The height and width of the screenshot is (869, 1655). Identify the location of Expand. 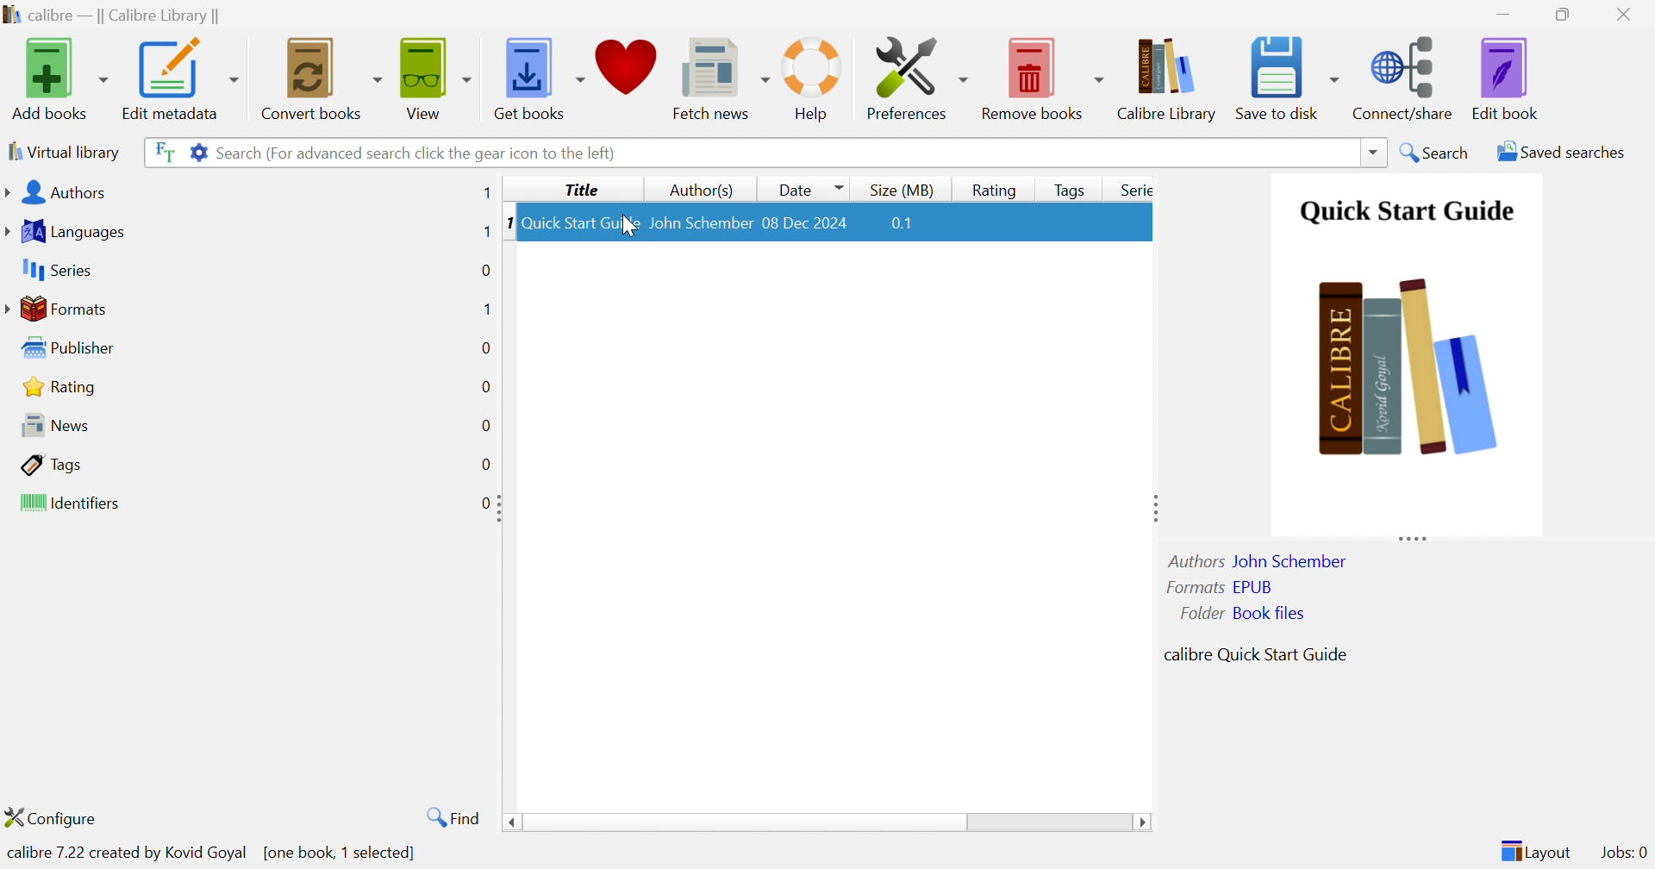
(1412, 538).